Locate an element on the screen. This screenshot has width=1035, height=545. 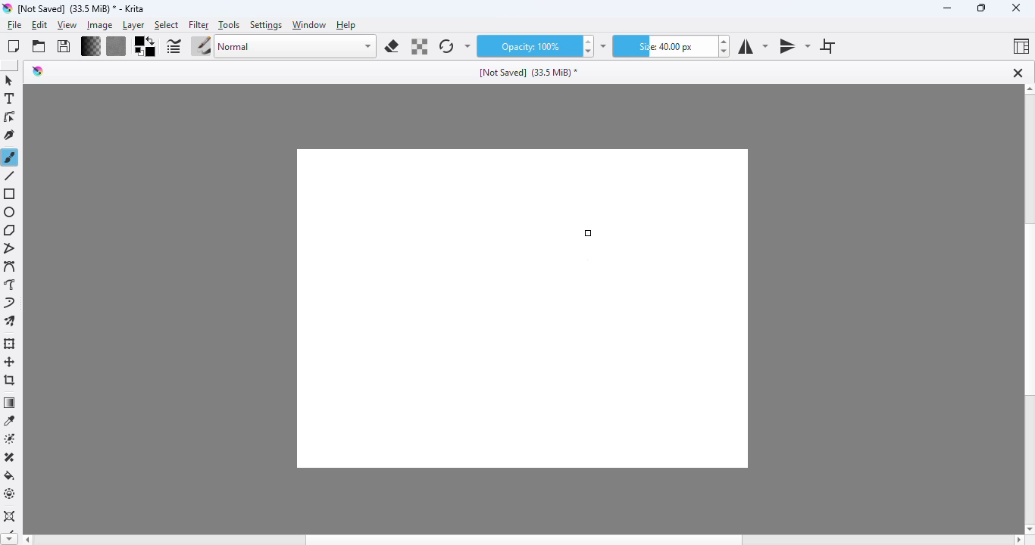
window is located at coordinates (310, 25).